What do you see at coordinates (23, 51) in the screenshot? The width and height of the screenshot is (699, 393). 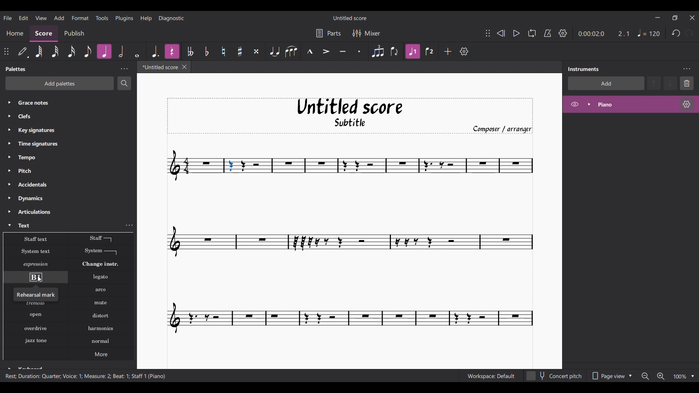 I see `Default` at bounding box center [23, 51].